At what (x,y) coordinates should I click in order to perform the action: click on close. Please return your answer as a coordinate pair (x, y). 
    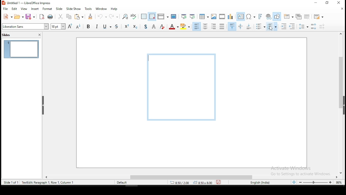
    Looking at the image, I should click on (341, 9).